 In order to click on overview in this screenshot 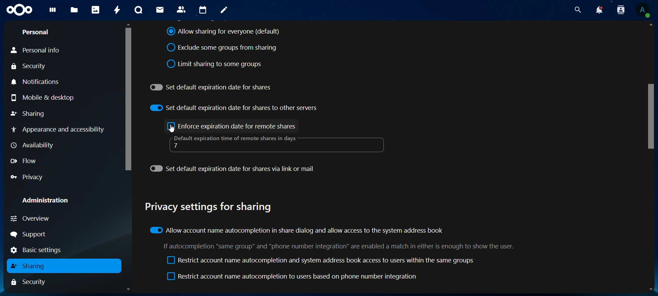, I will do `click(31, 217)`.